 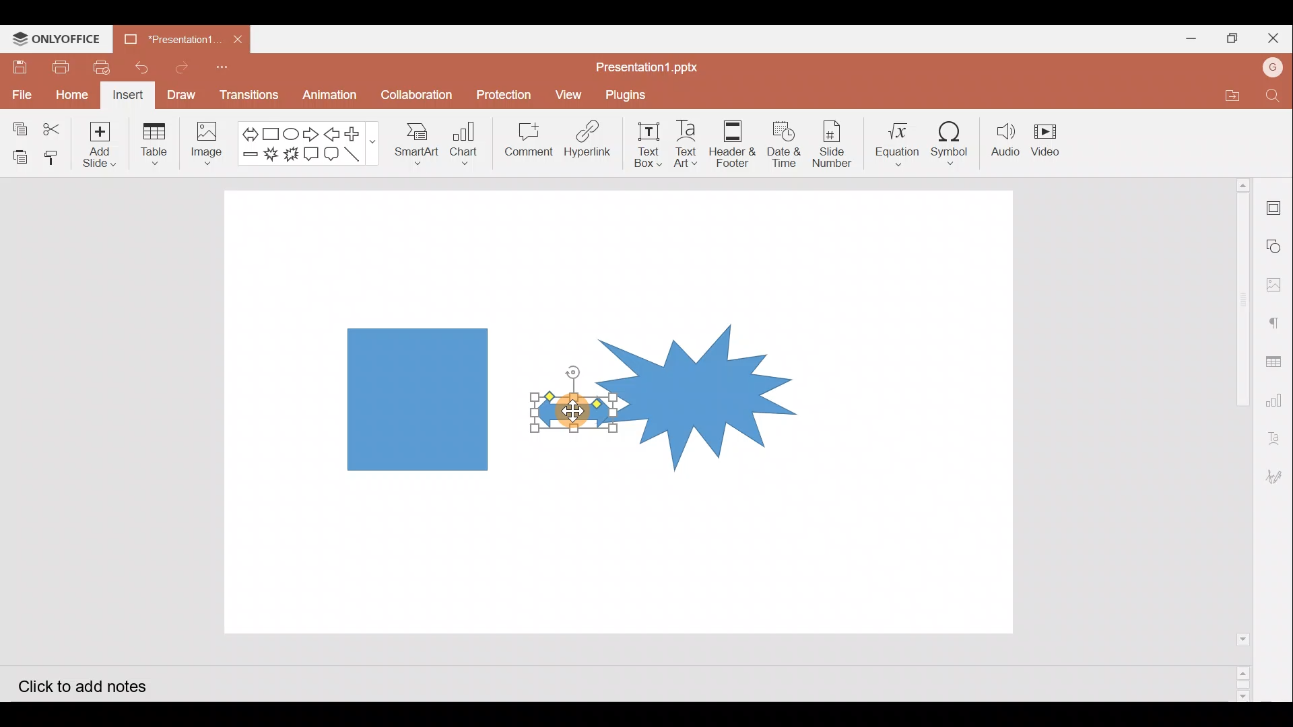 I want to click on Left right arrow, so click(x=565, y=411).